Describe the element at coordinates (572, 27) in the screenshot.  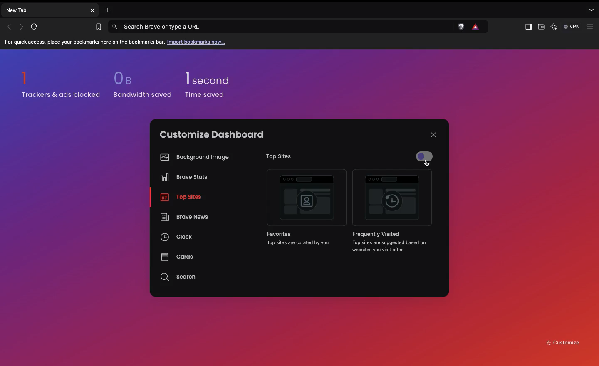
I see `VPN` at that location.